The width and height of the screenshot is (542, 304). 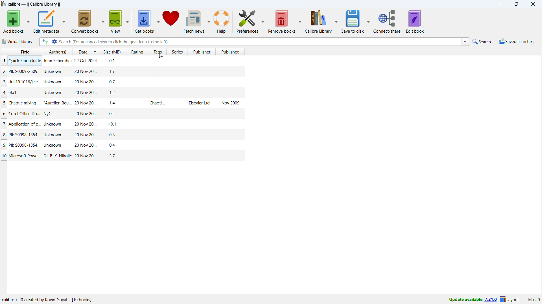 What do you see at coordinates (353, 21) in the screenshot?
I see `save to disk` at bounding box center [353, 21].